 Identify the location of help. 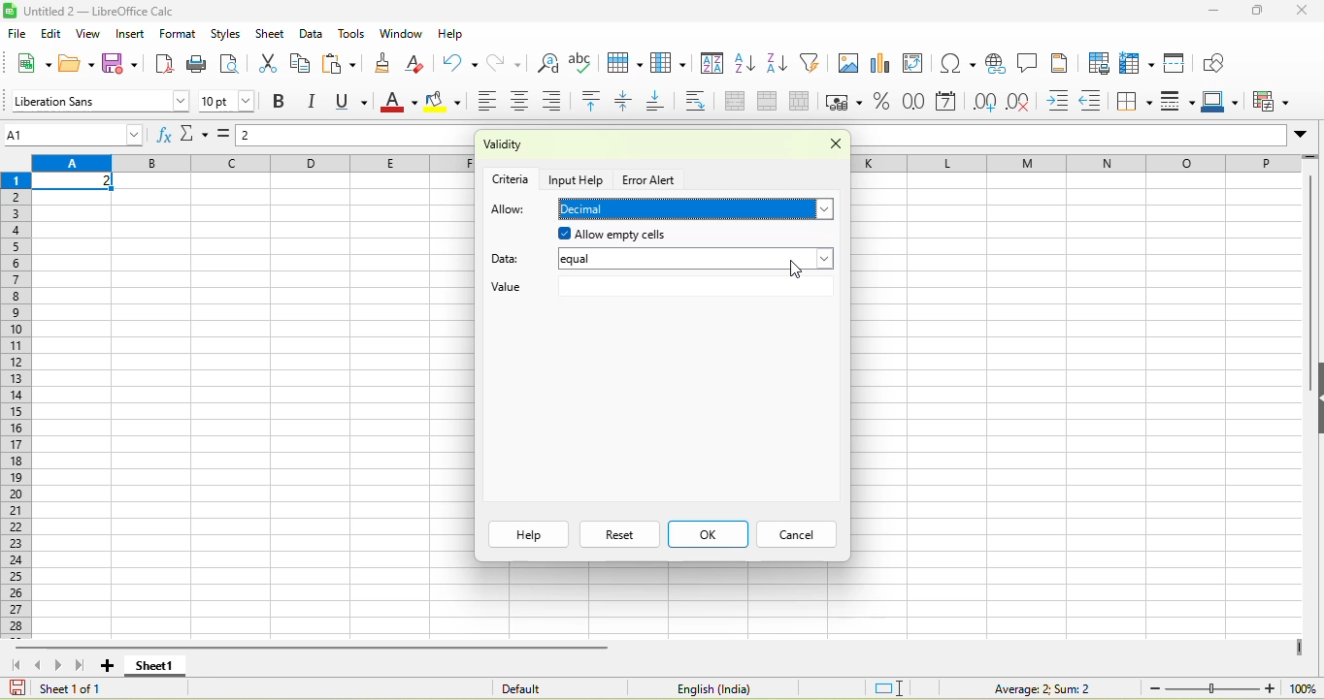
(528, 534).